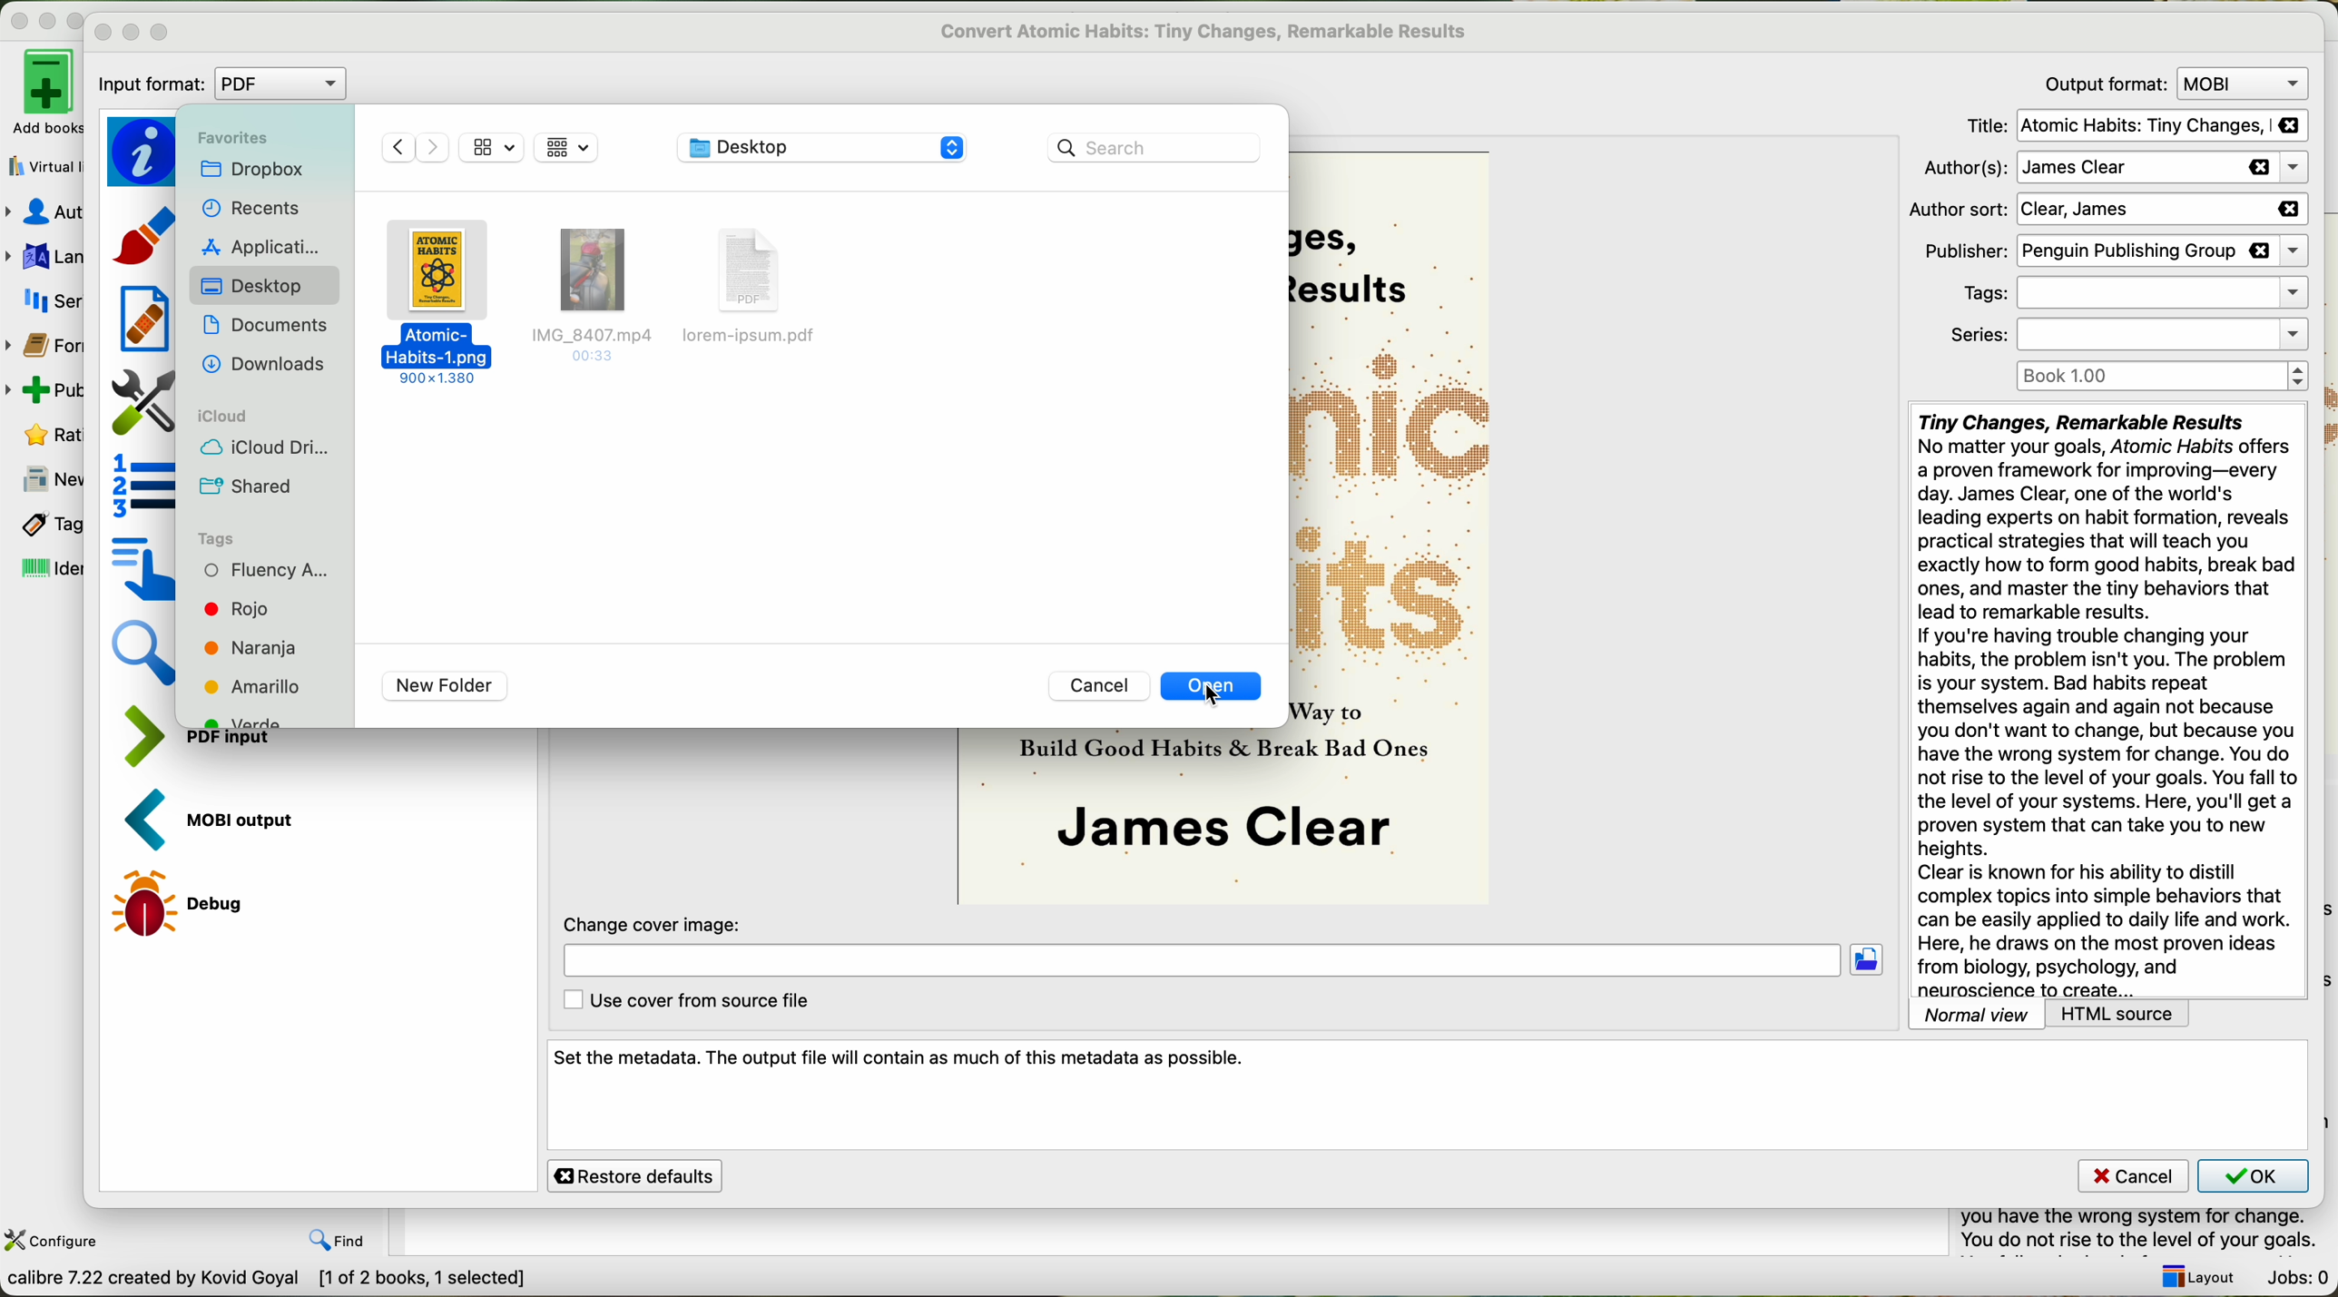  Describe the element at coordinates (444, 686) in the screenshot. I see `new folder` at that location.